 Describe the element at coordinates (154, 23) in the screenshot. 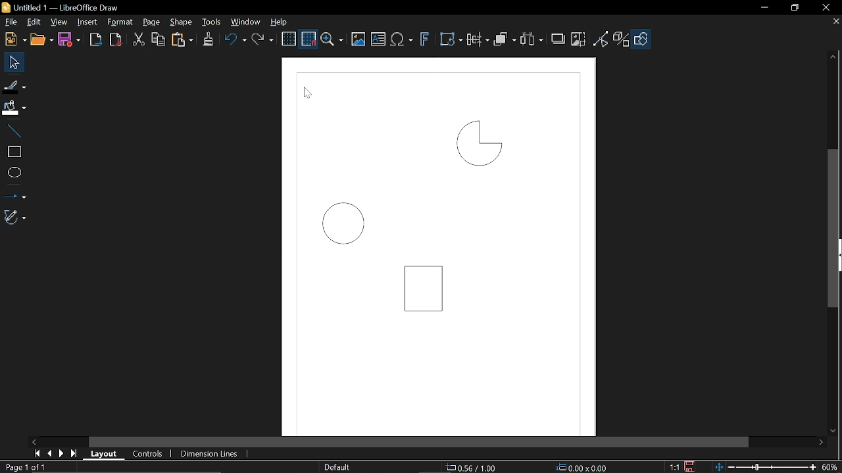

I see `page` at that location.